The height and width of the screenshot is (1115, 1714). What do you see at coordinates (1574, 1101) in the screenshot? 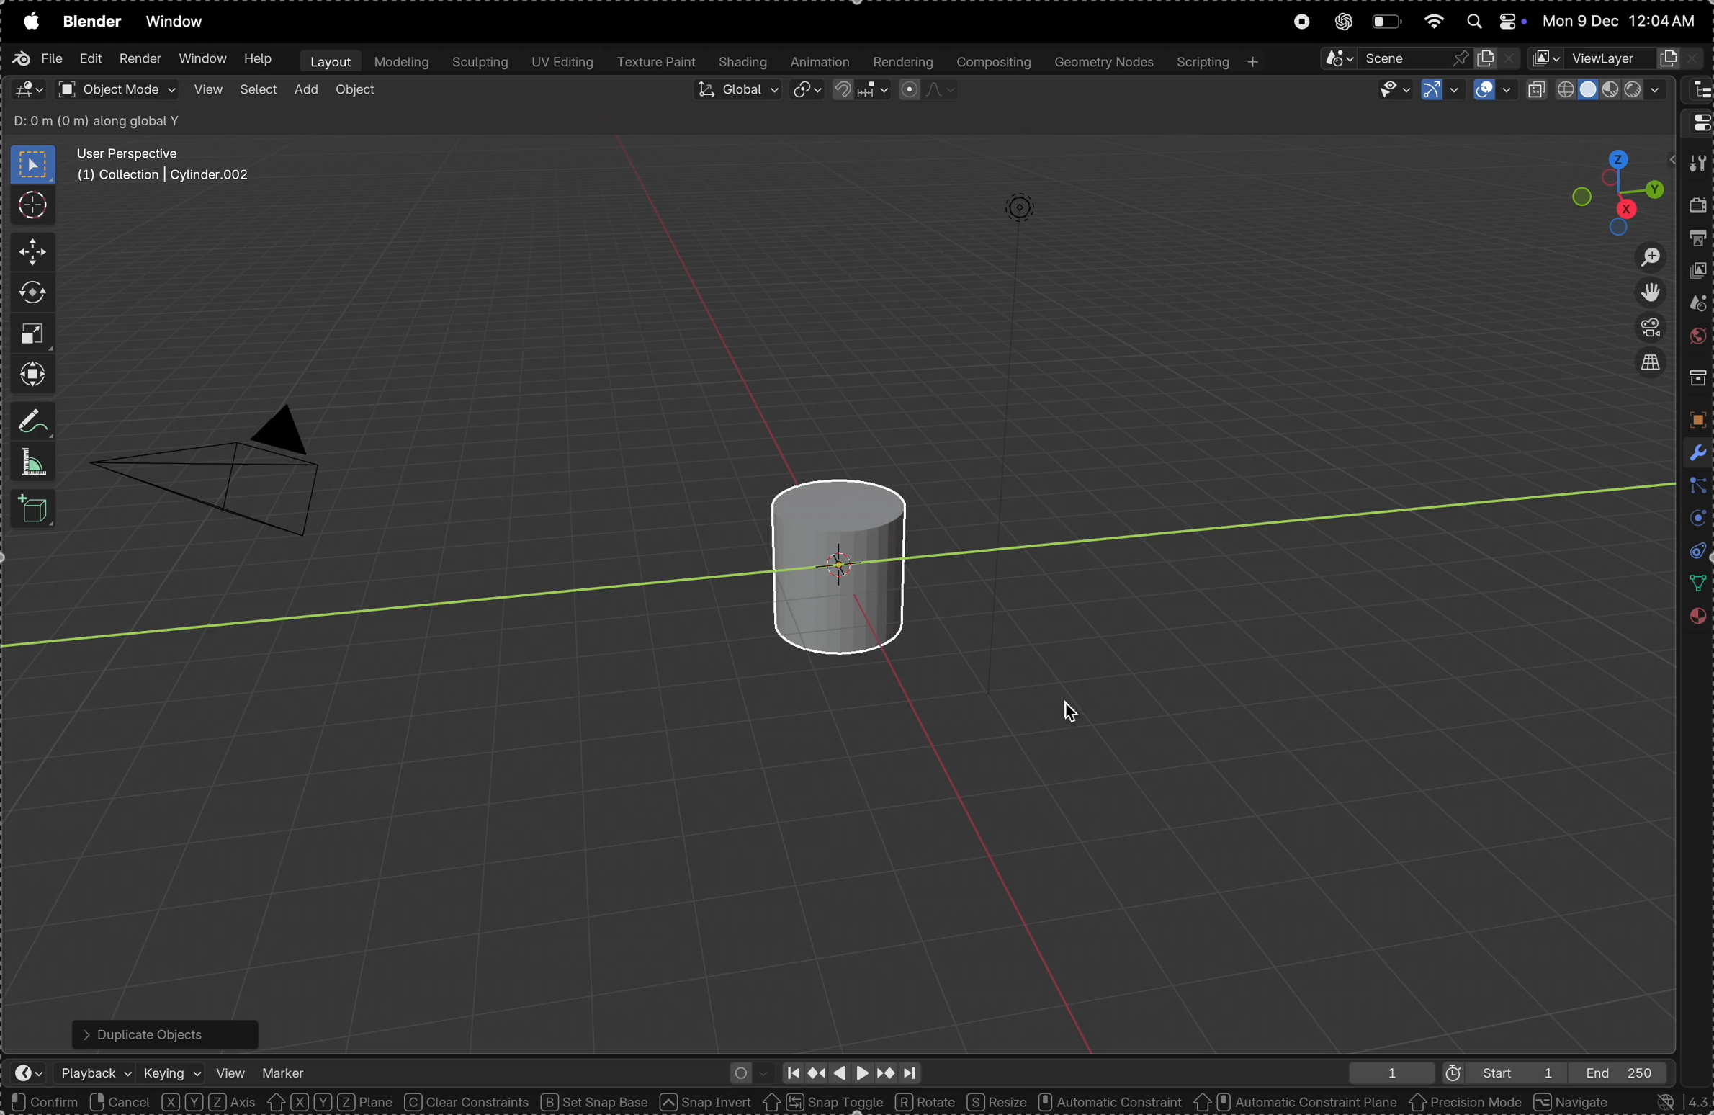
I see `navigate` at bounding box center [1574, 1101].